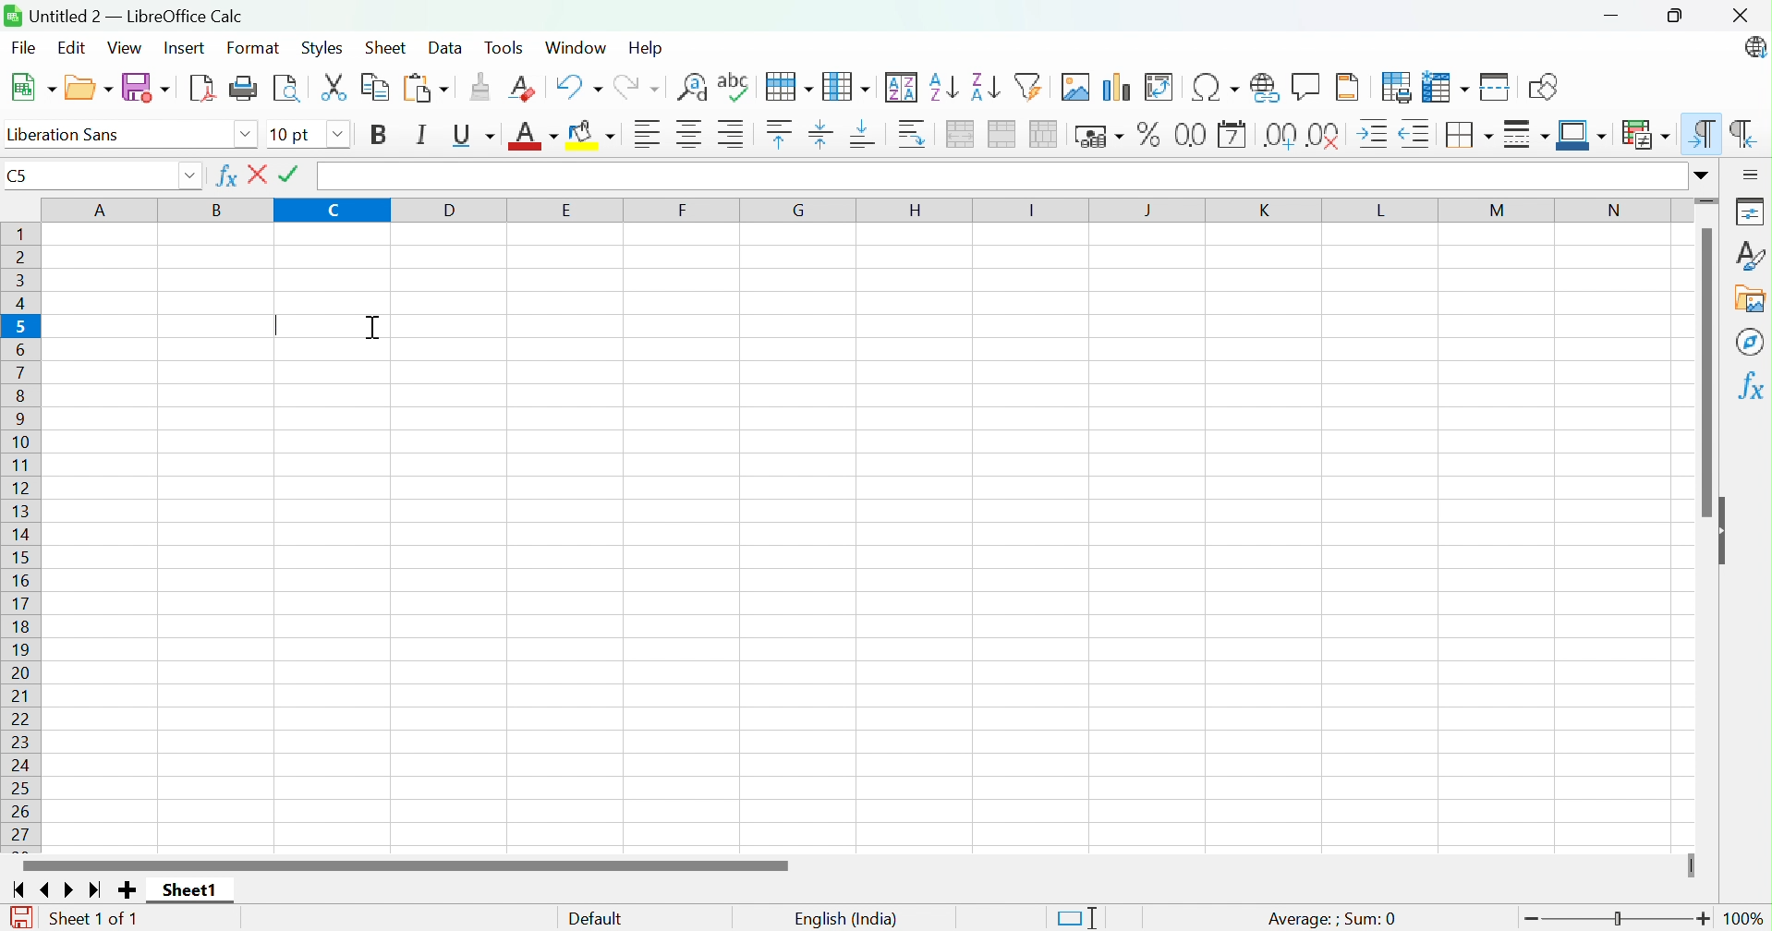  Describe the element at coordinates (1752, 175) in the screenshot. I see `Sidebar settings` at that location.